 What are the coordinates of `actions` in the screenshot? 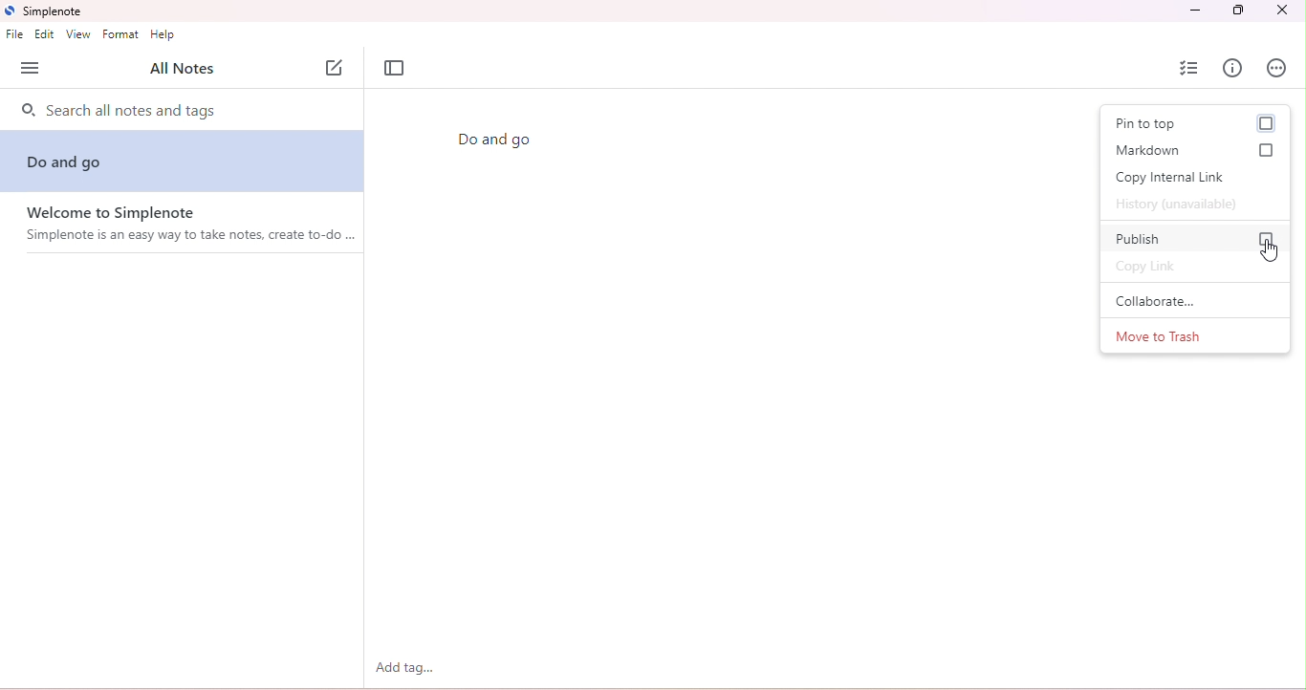 It's located at (1278, 67).